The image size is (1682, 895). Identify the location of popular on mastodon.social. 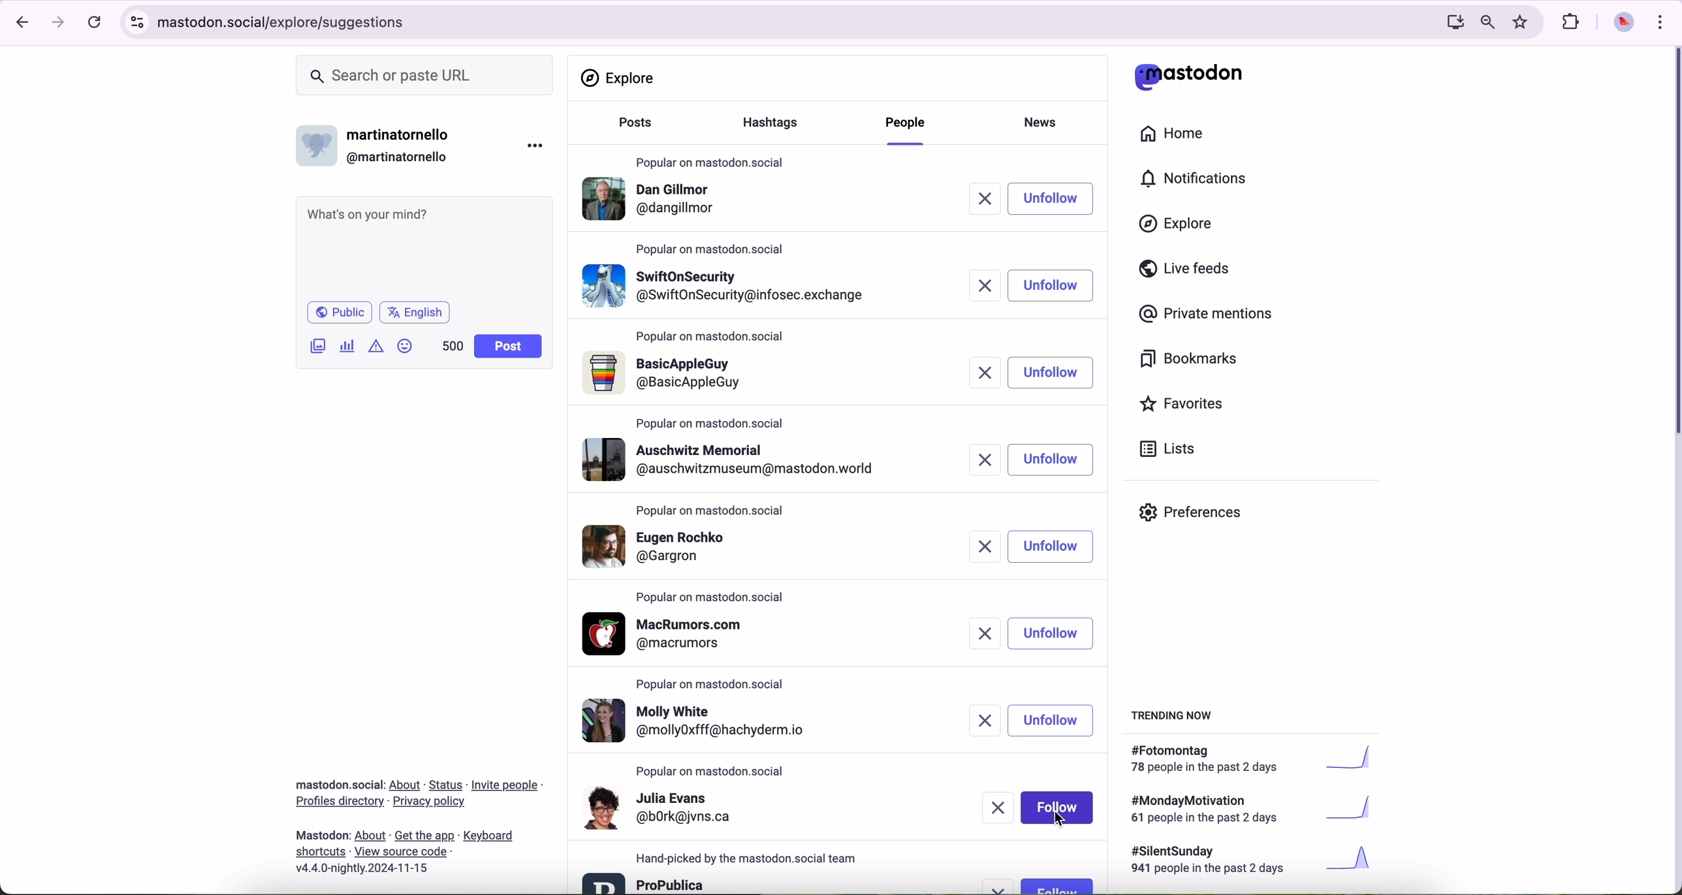
(717, 682).